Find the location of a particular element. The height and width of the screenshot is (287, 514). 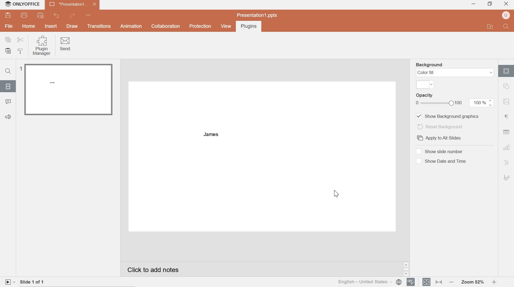

play slide is located at coordinates (9, 282).